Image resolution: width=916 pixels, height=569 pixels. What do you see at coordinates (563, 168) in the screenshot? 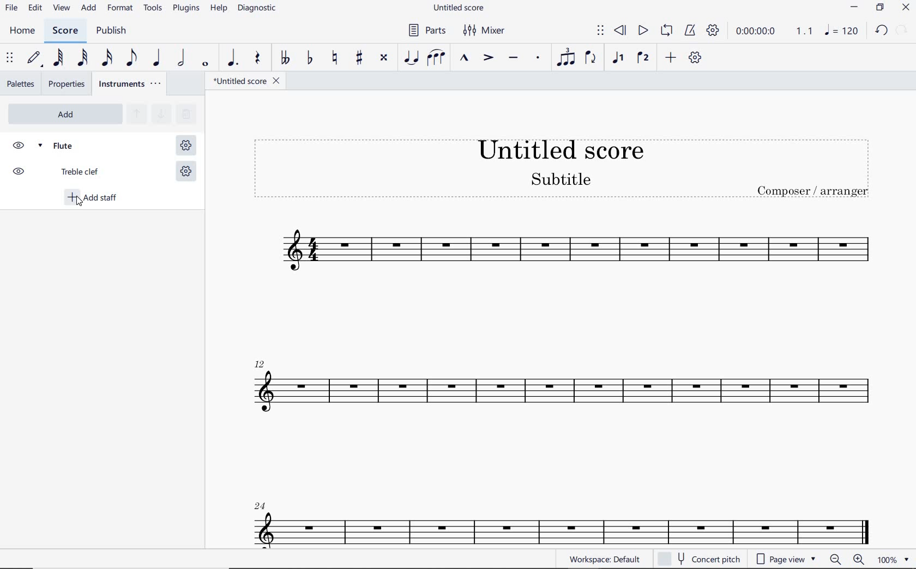
I see `Title` at bounding box center [563, 168].